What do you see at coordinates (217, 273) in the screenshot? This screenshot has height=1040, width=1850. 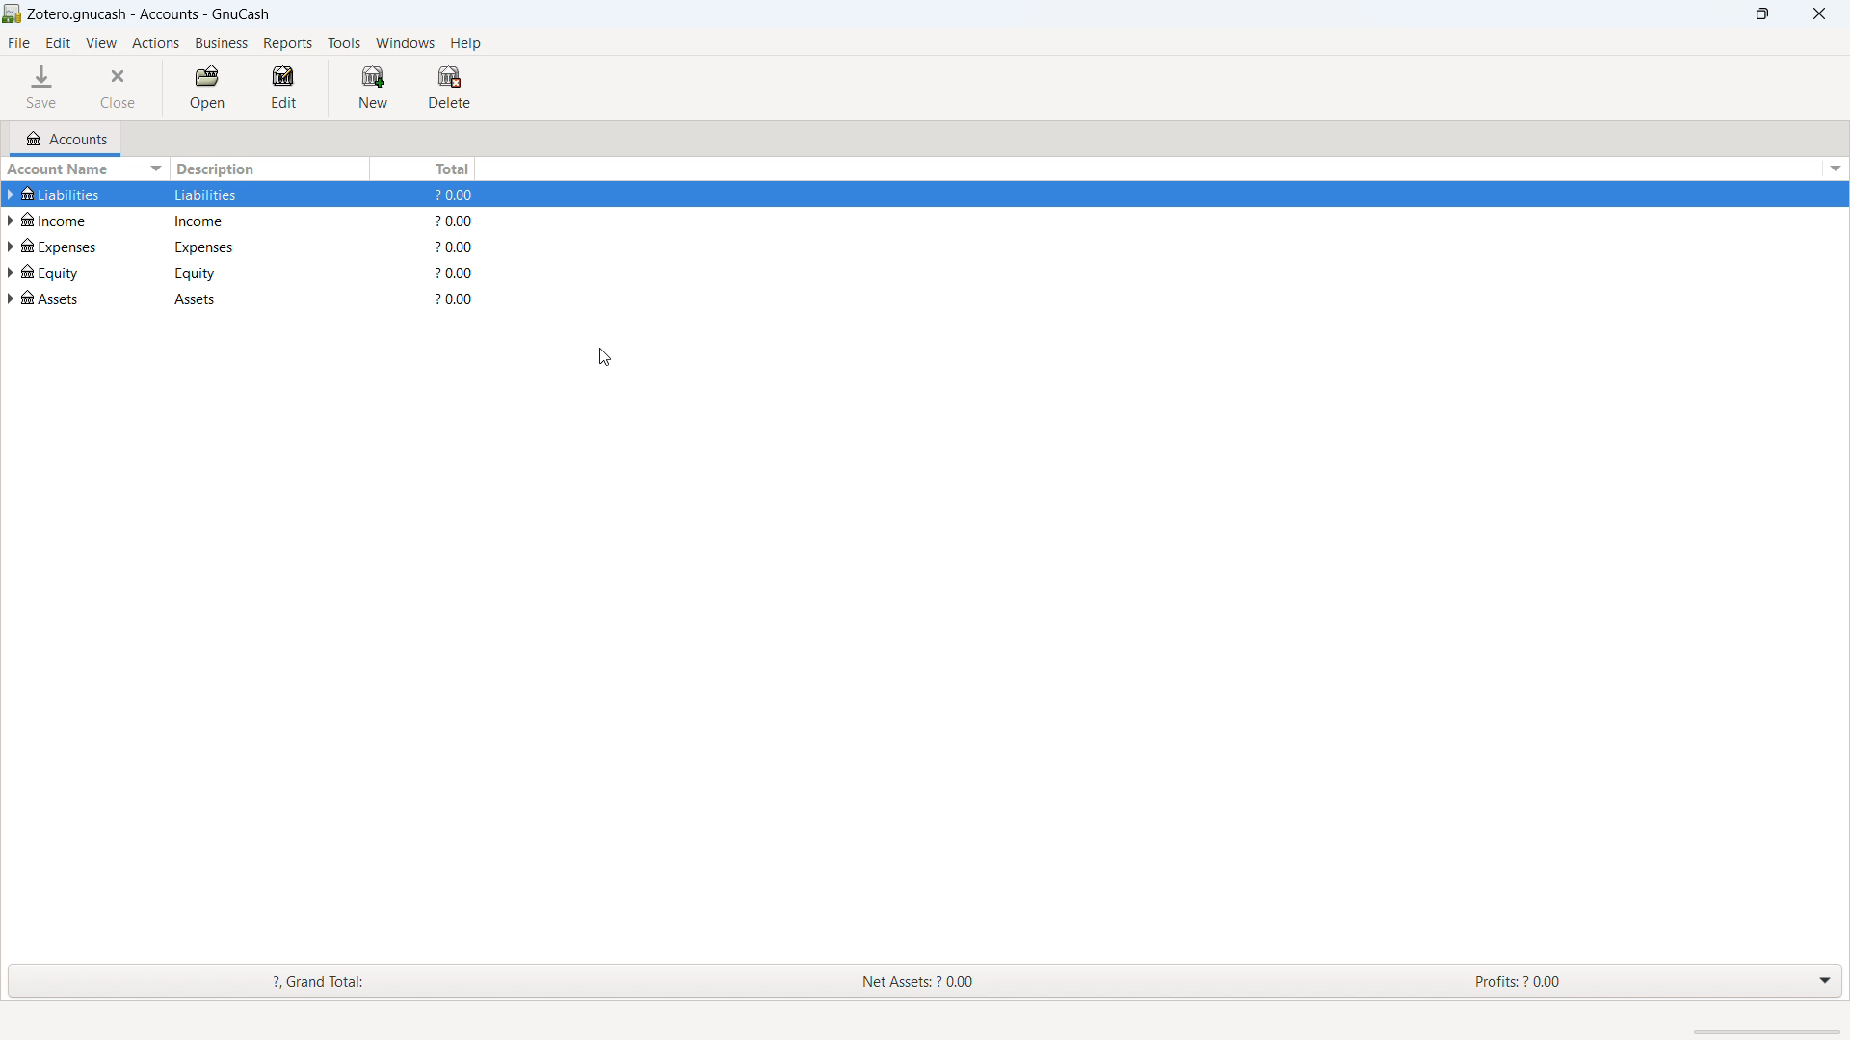 I see `equity` at bounding box center [217, 273].